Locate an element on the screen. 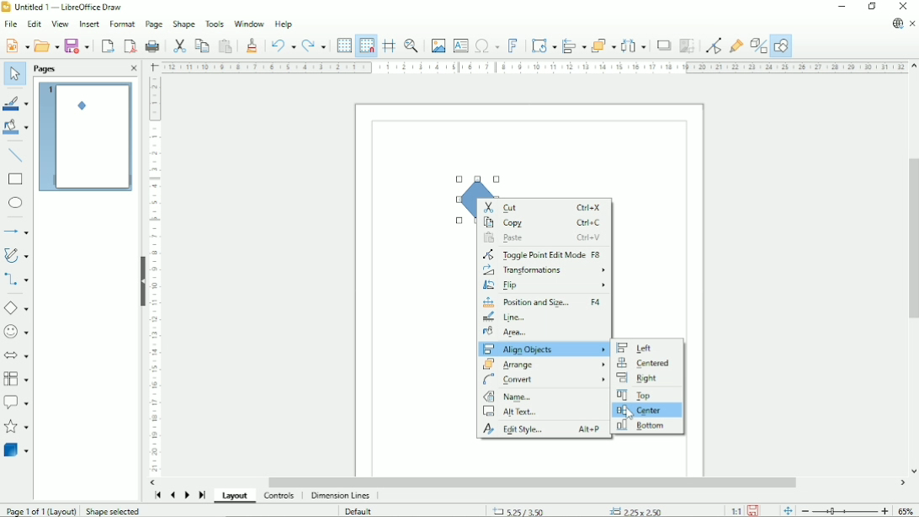  Toggle extrusion is located at coordinates (757, 45).